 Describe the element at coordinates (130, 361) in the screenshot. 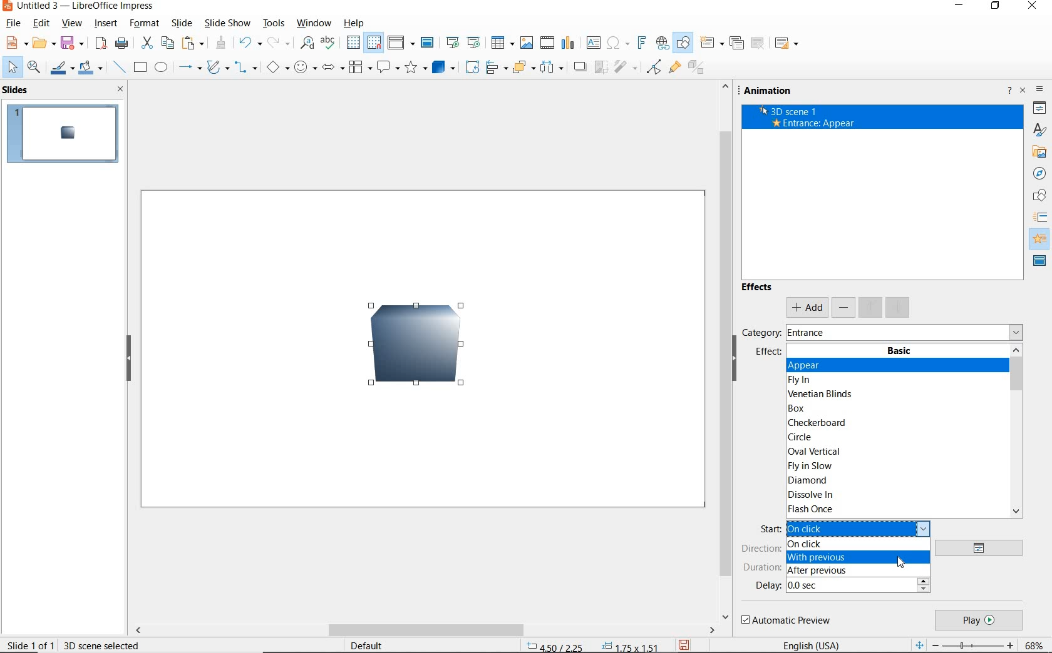

I see `hide` at that location.